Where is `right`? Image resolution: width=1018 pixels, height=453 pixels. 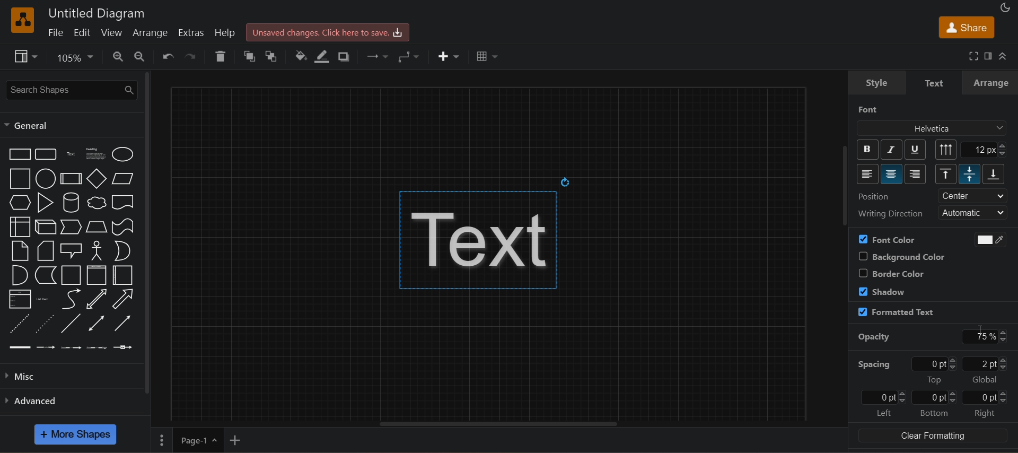
right is located at coordinates (986, 414).